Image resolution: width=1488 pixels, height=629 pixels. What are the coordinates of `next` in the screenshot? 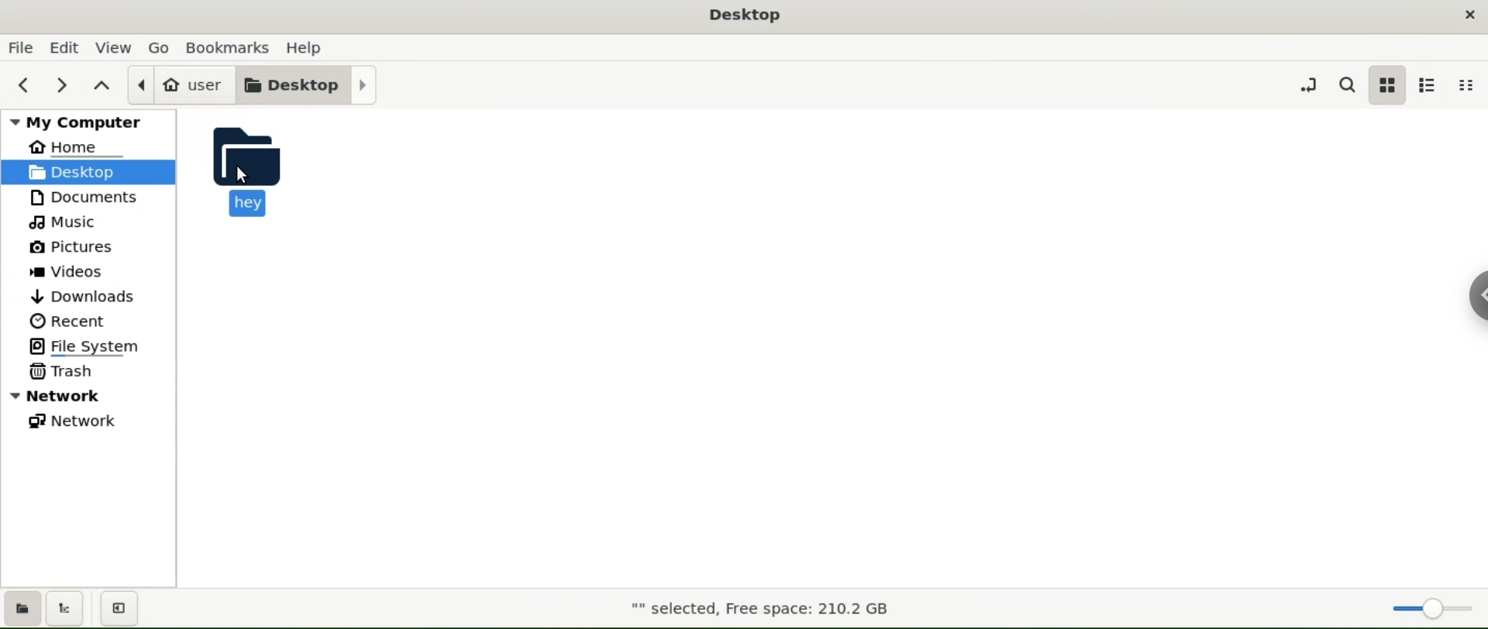 It's located at (60, 84).